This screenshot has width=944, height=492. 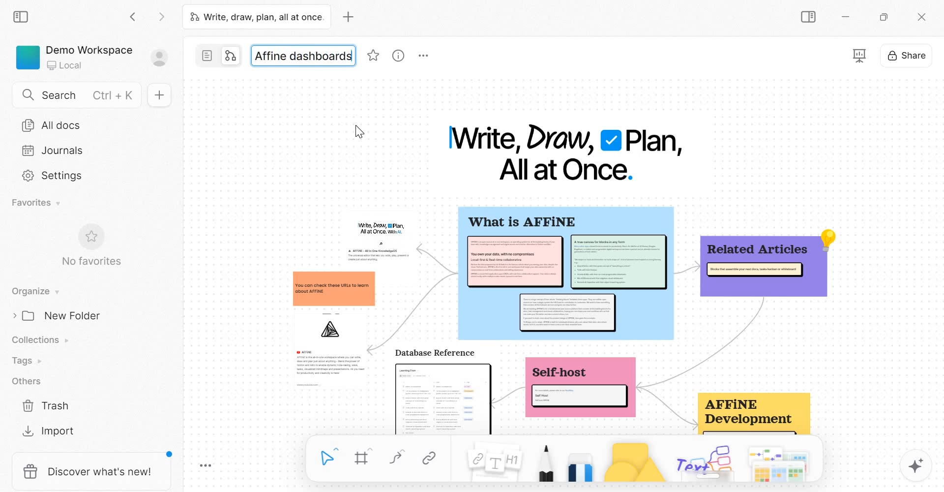 What do you see at coordinates (230, 56) in the screenshot?
I see `edgeless mode` at bounding box center [230, 56].